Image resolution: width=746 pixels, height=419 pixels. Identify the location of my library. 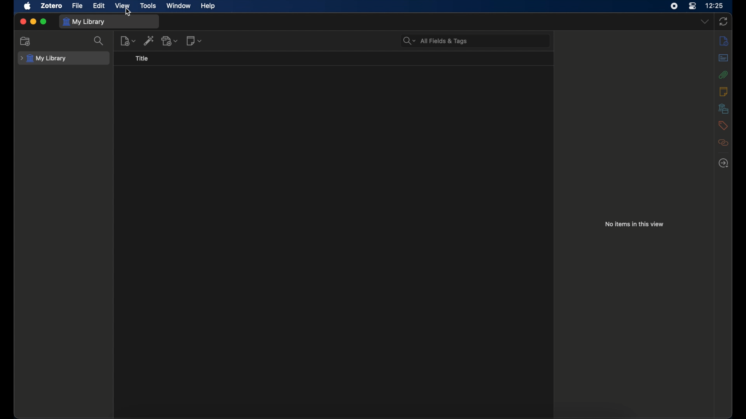
(44, 59).